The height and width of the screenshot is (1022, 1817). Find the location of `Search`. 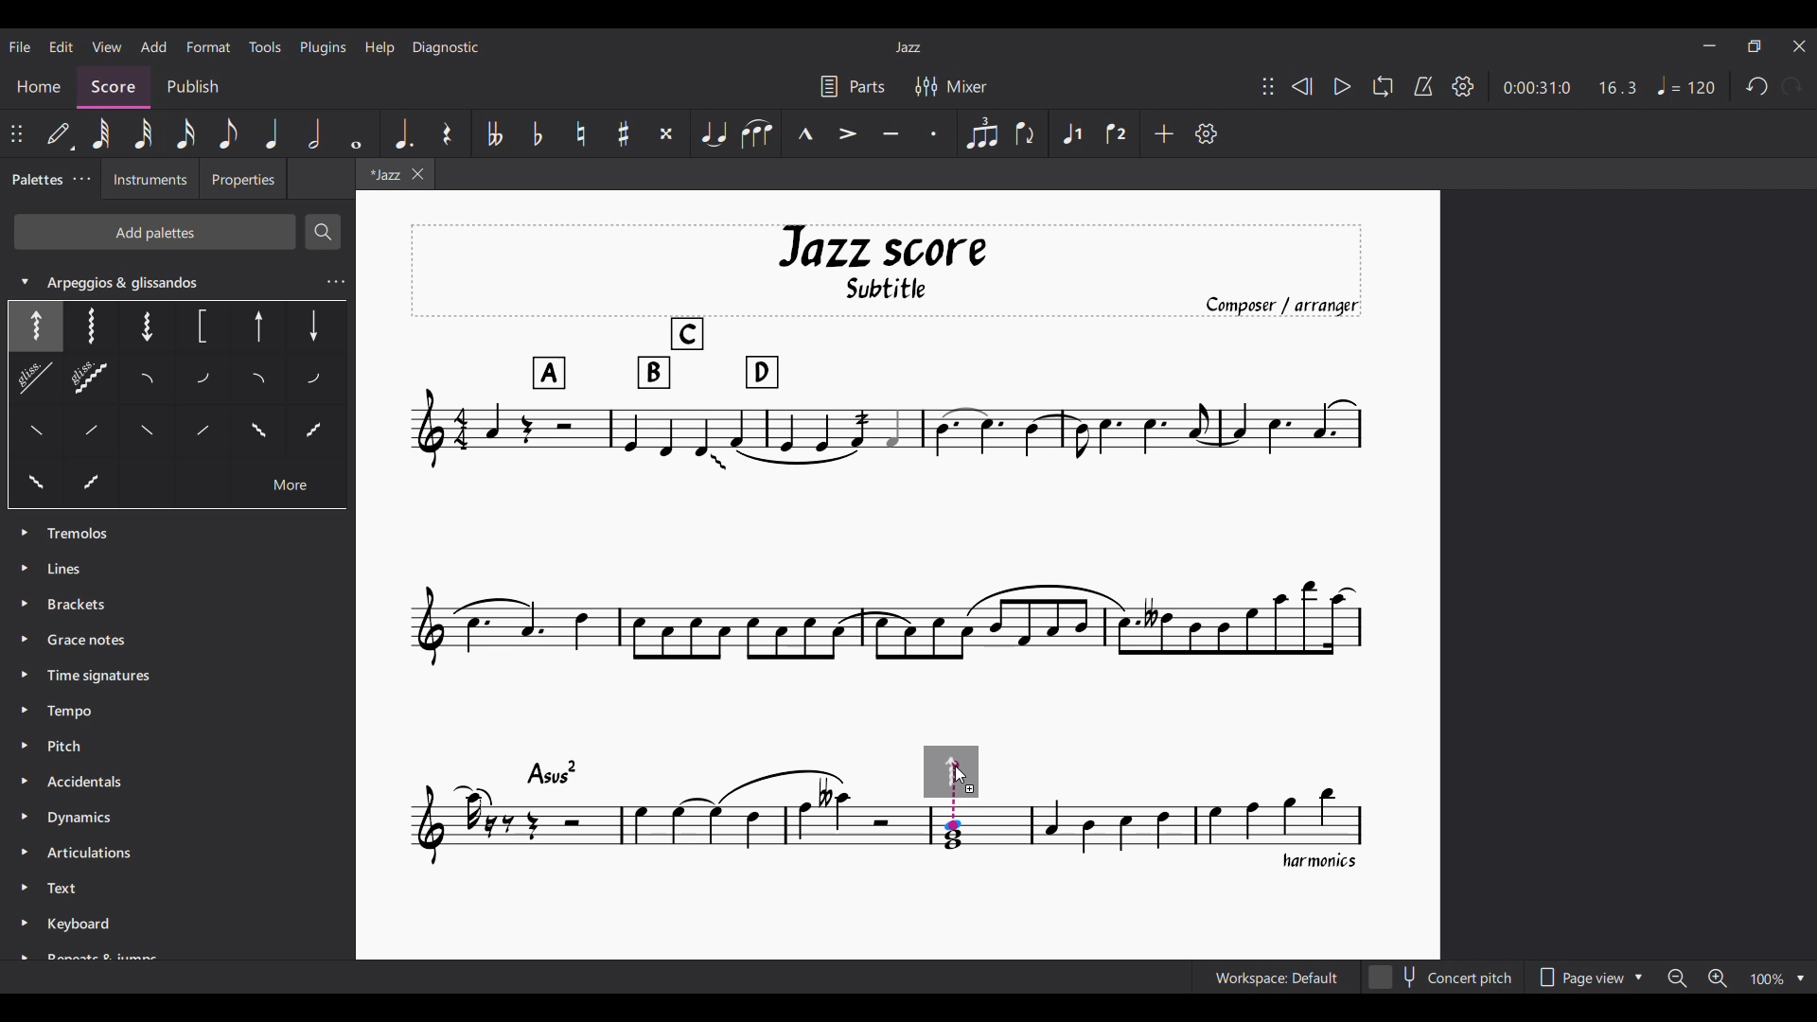

Search is located at coordinates (324, 232).